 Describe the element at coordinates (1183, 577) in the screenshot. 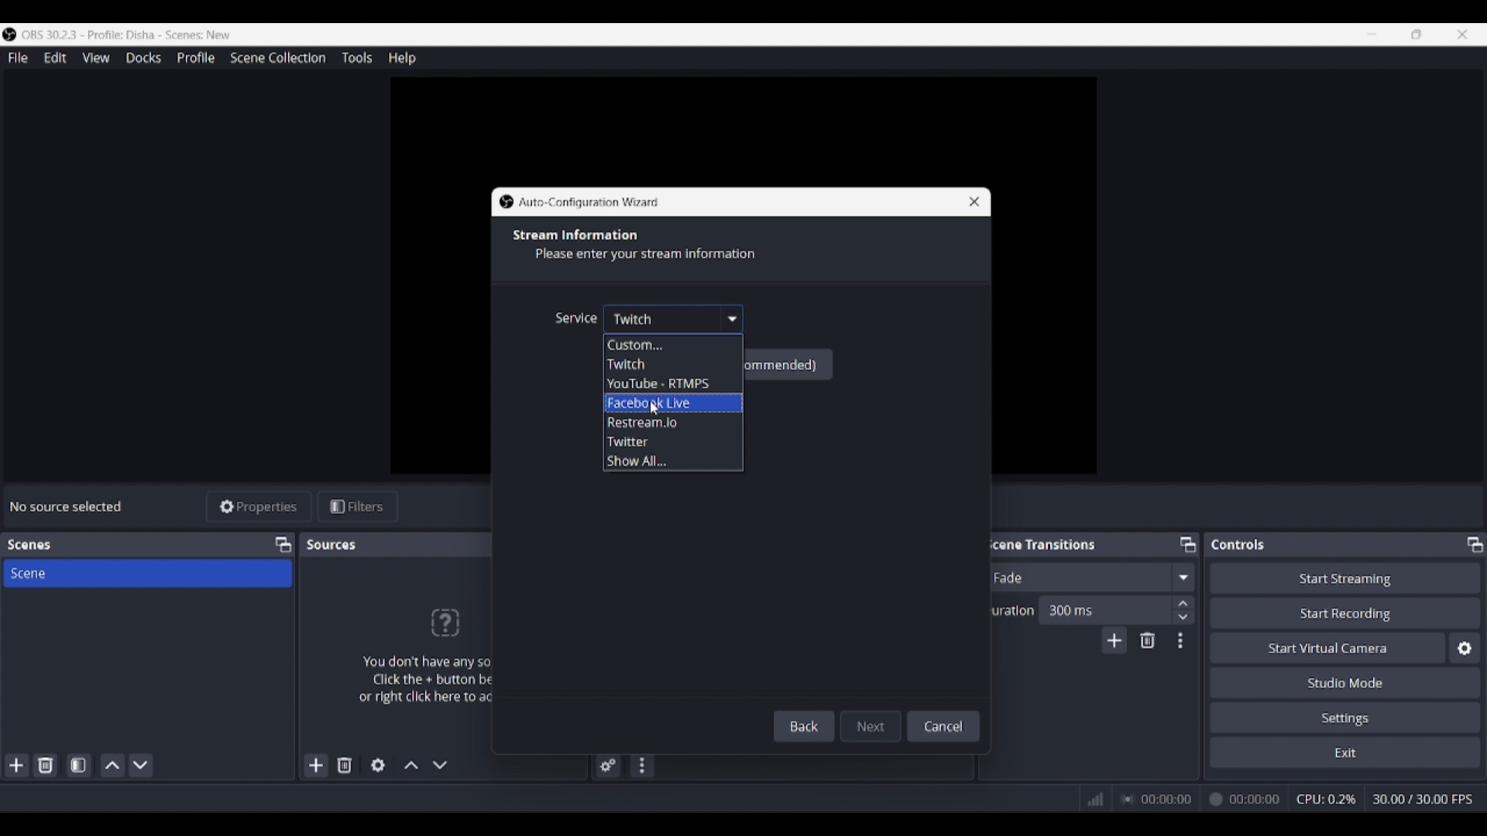

I see `Fade options` at that location.